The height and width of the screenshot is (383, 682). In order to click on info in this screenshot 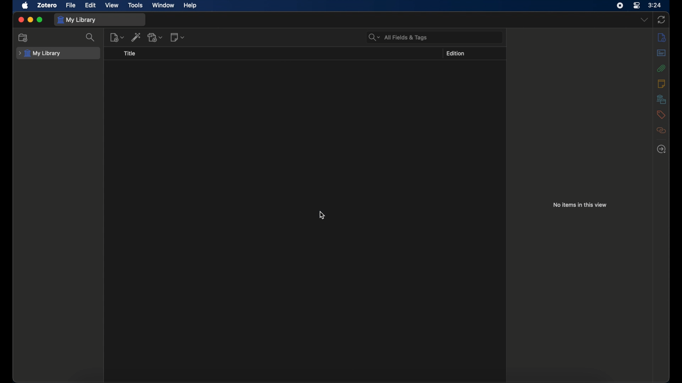, I will do `click(662, 37)`.